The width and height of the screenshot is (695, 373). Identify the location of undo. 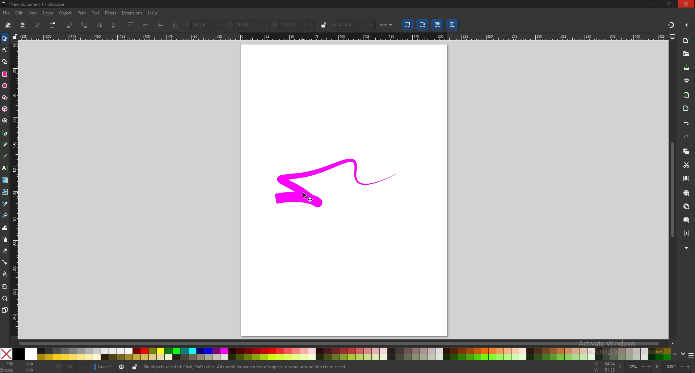
(687, 124).